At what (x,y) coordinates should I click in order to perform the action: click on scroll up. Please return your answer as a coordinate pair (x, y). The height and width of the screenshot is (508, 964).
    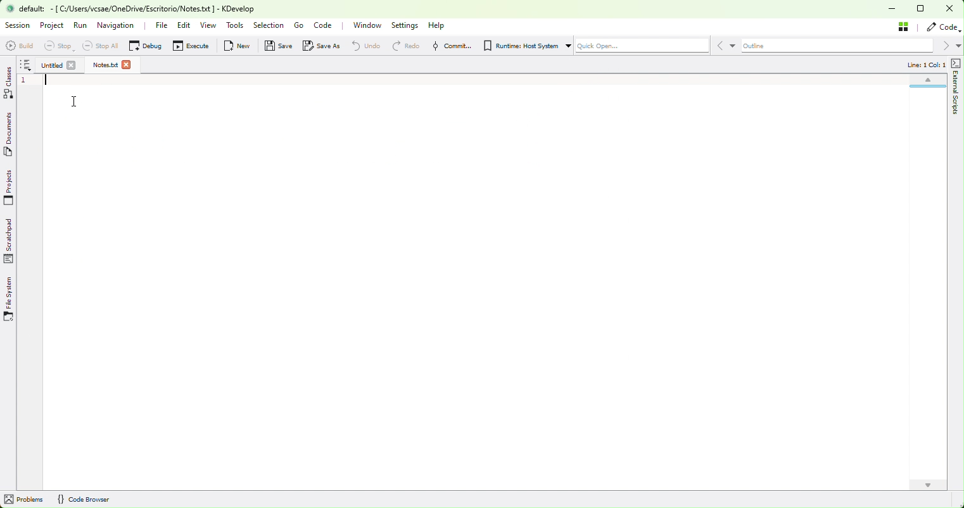
    Looking at the image, I should click on (927, 82).